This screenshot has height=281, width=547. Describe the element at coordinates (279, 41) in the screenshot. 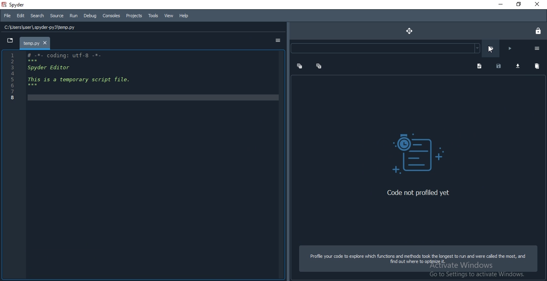

I see `options` at that location.